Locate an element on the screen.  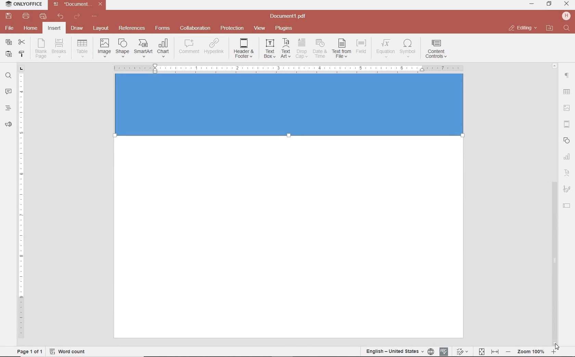
find is located at coordinates (8, 75).